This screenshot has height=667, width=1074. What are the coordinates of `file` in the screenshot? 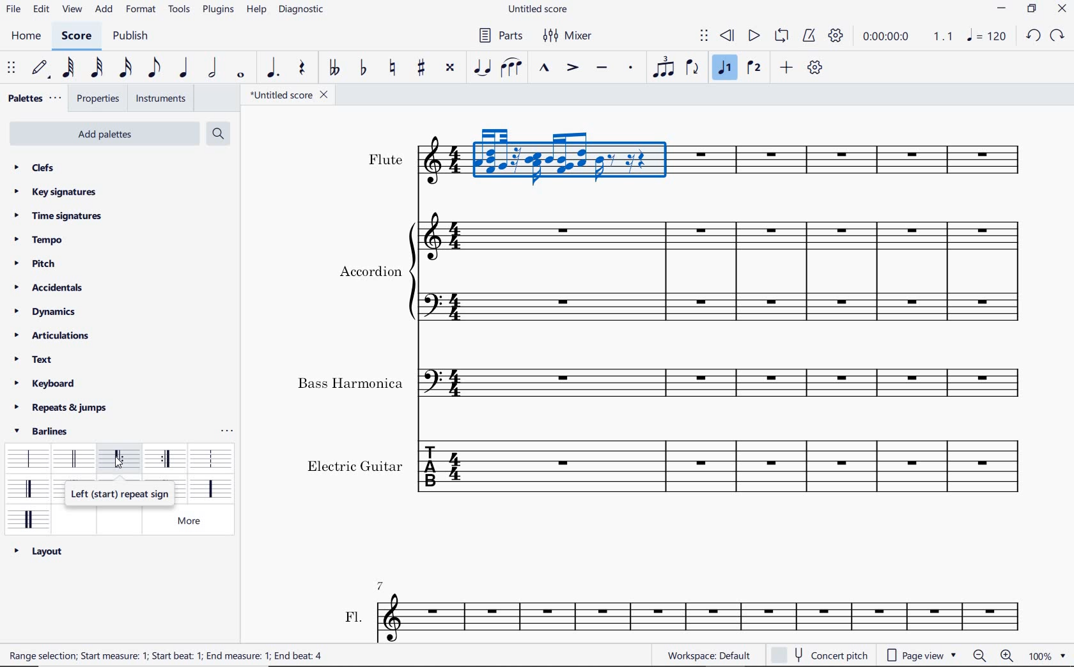 It's located at (12, 11).